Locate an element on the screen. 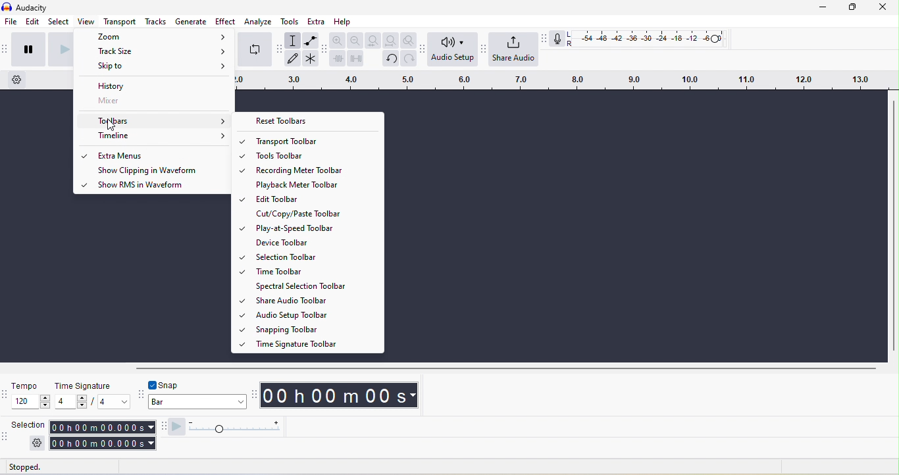  share audio toolbar is located at coordinates (482, 48).